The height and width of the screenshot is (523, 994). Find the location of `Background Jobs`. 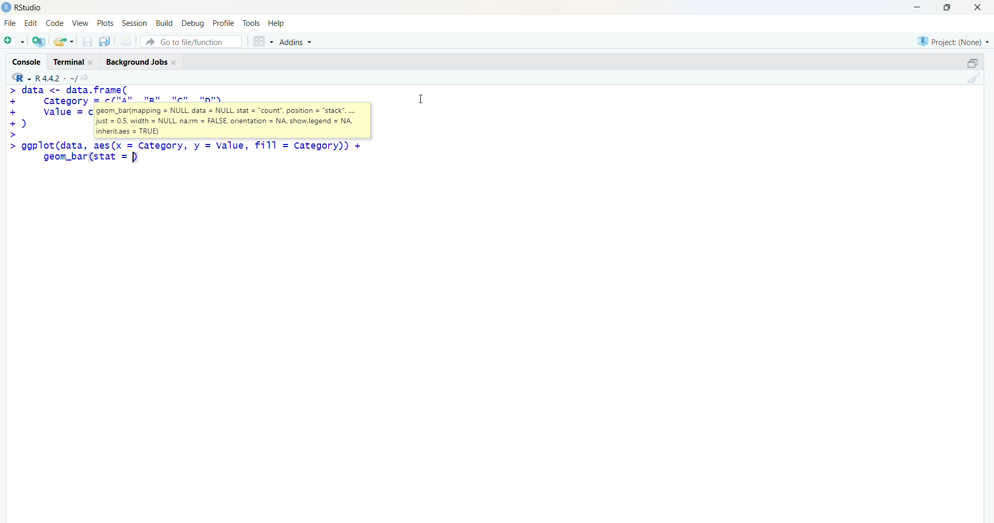

Background Jobs is located at coordinates (141, 60).